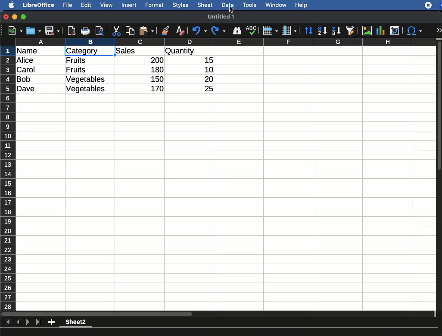 Image resolution: width=442 pixels, height=336 pixels. Describe the element at coordinates (33, 70) in the screenshot. I see `Carol` at that location.